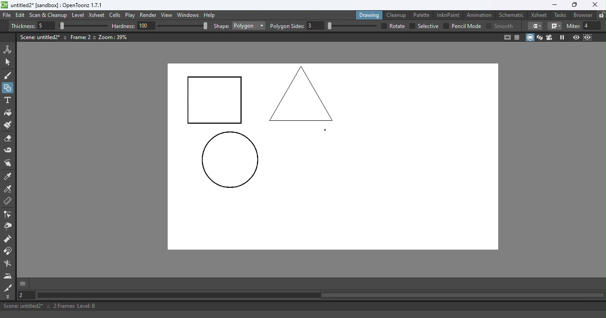 This screenshot has height=318, width=606. What do you see at coordinates (23, 26) in the screenshot?
I see `Thickness` at bounding box center [23, 26].